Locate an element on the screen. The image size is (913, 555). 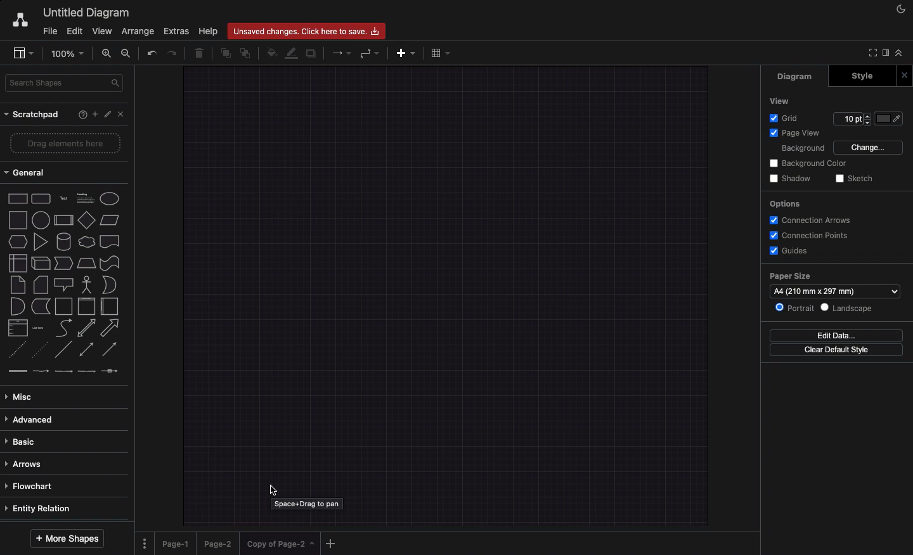
Connection points is located at coordinates (812, 234).